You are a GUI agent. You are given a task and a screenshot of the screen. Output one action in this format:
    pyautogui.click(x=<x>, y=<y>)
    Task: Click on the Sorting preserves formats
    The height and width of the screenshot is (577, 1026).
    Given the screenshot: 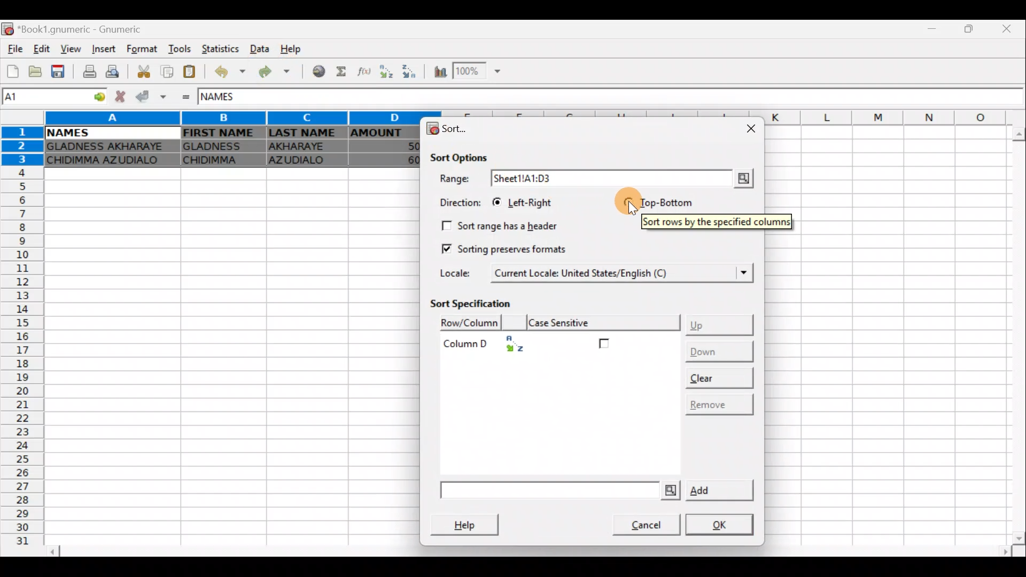 What is the action you would take?
    pyautogui.click(x=503, y=247)
    